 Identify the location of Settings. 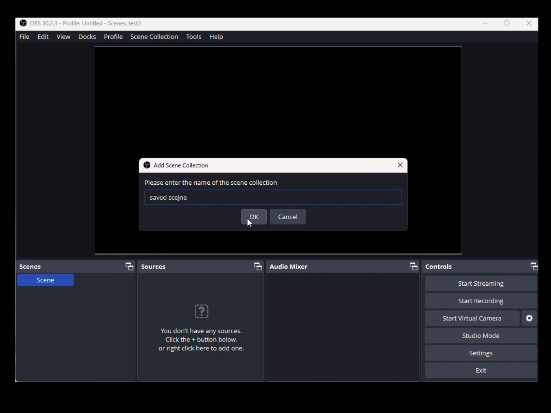
(481, 353).